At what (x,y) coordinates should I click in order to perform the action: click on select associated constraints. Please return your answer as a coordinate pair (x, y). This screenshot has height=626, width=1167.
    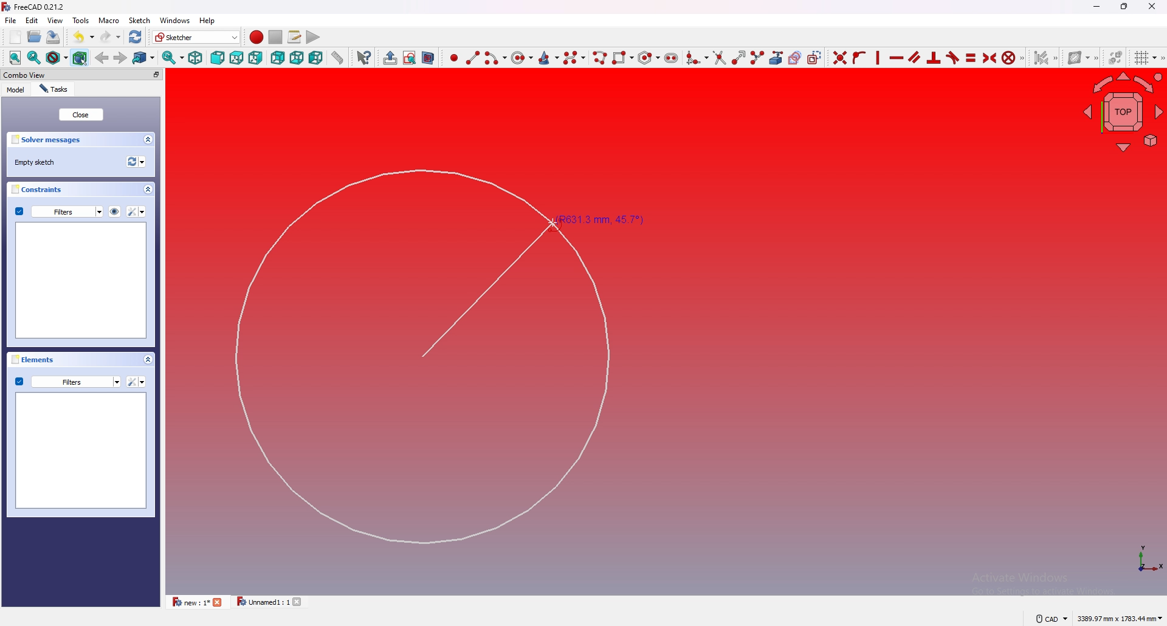
    Looking at the image, I should click on (1046, 57).